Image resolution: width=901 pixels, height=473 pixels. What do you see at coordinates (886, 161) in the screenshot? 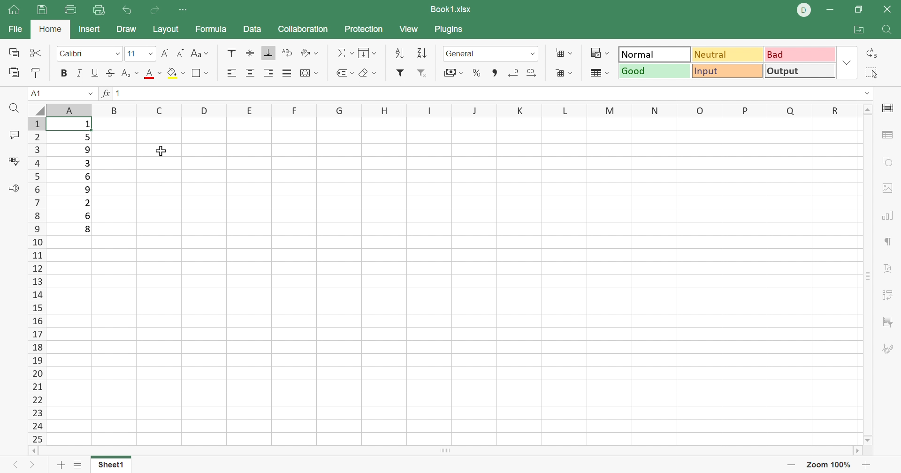
I see `Shape settings` at bounding box center [886, 161].